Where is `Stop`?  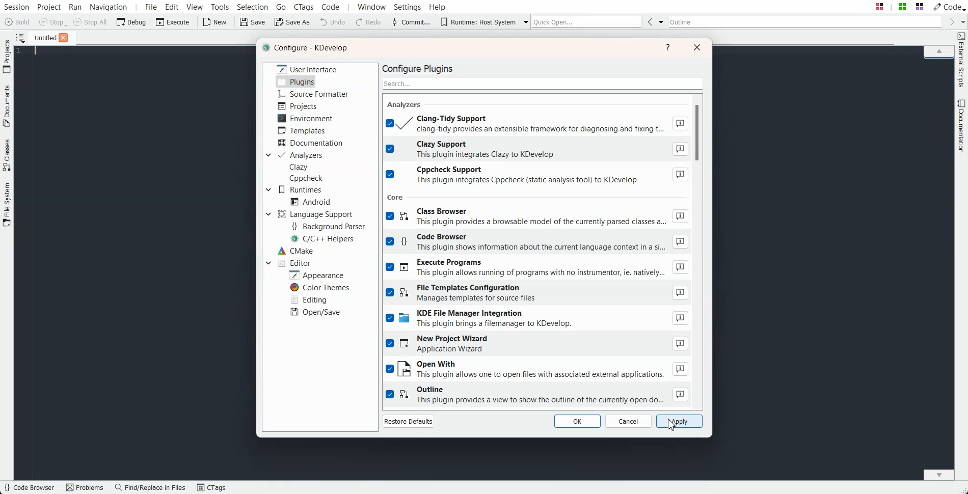 Stop is located at coordinates (53, 22).